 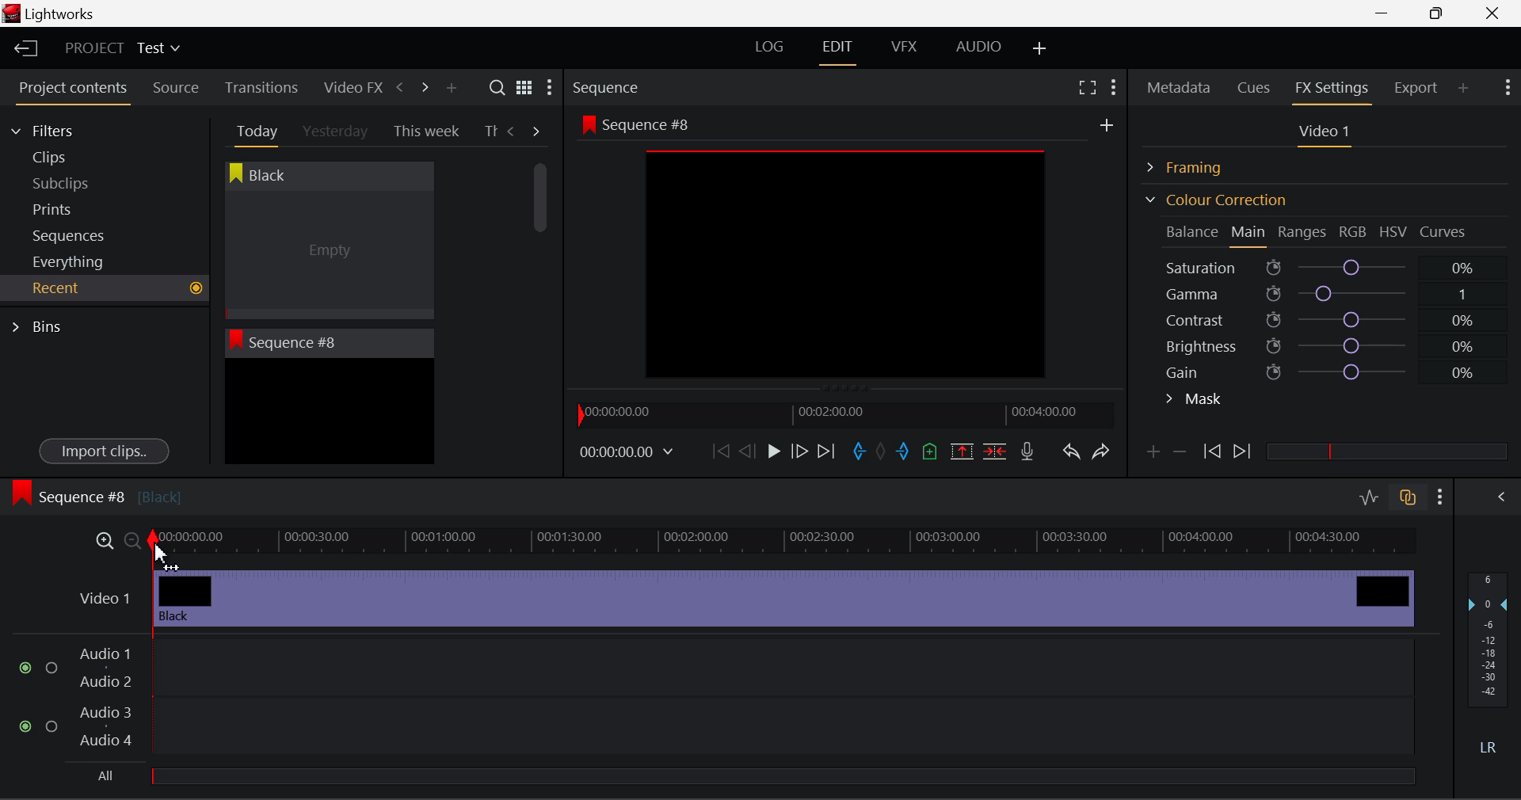 What do you see at coordinates (1386, 451) in the screenshot?
I see `slider` at bounding box center [1386, 451].